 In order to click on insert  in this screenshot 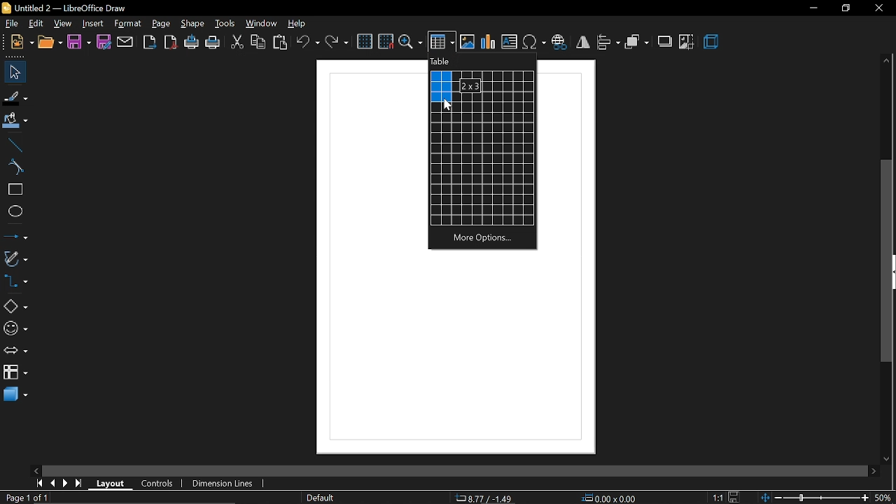, I will do `click(92, 23)`.